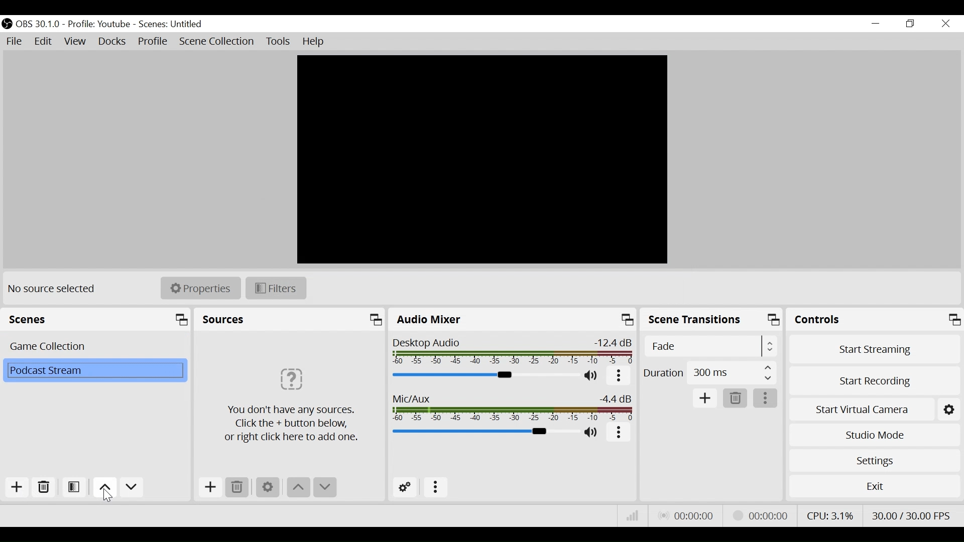 The height and width of the screenshot is (542, 964). What do you see at coordinates (291, 320) in the screenshot?
I see `Sources` at bounding box center [291, 320].